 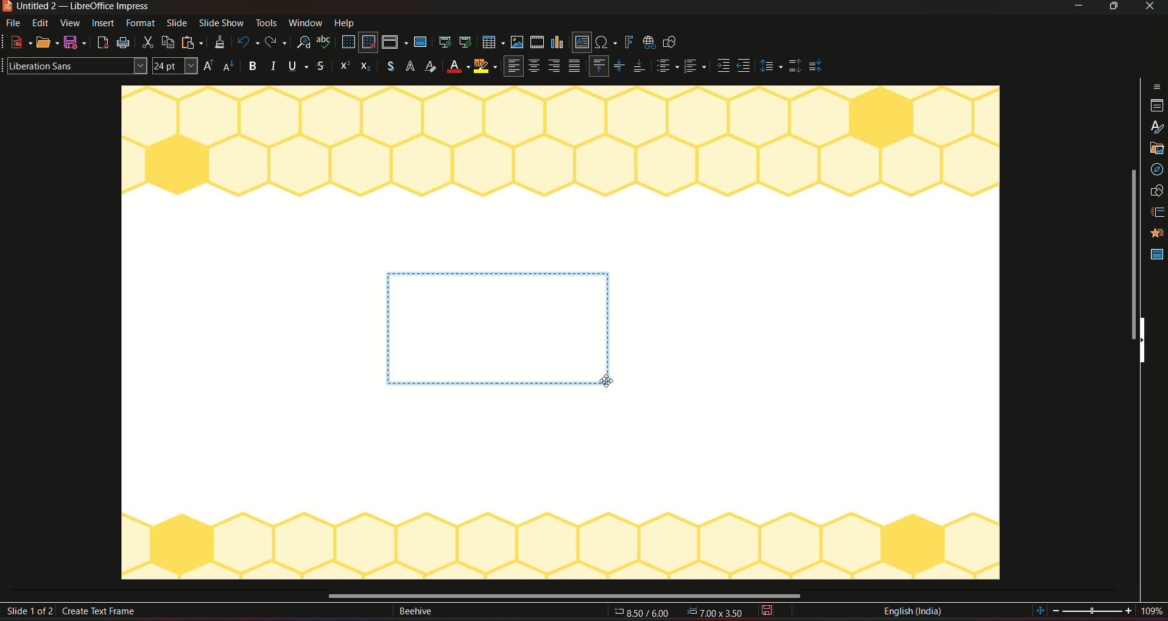 I want to click on Align center, so click(x=619, y=65).